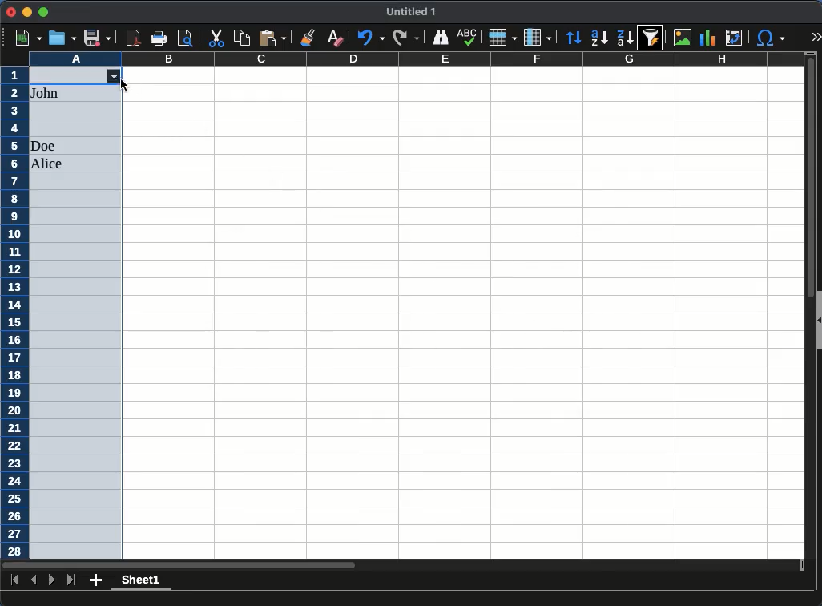 This screenshot has height=606, width=822. Describe the element at coordinates (66, 76) in the screenshot. I see `cell selected` at that location.